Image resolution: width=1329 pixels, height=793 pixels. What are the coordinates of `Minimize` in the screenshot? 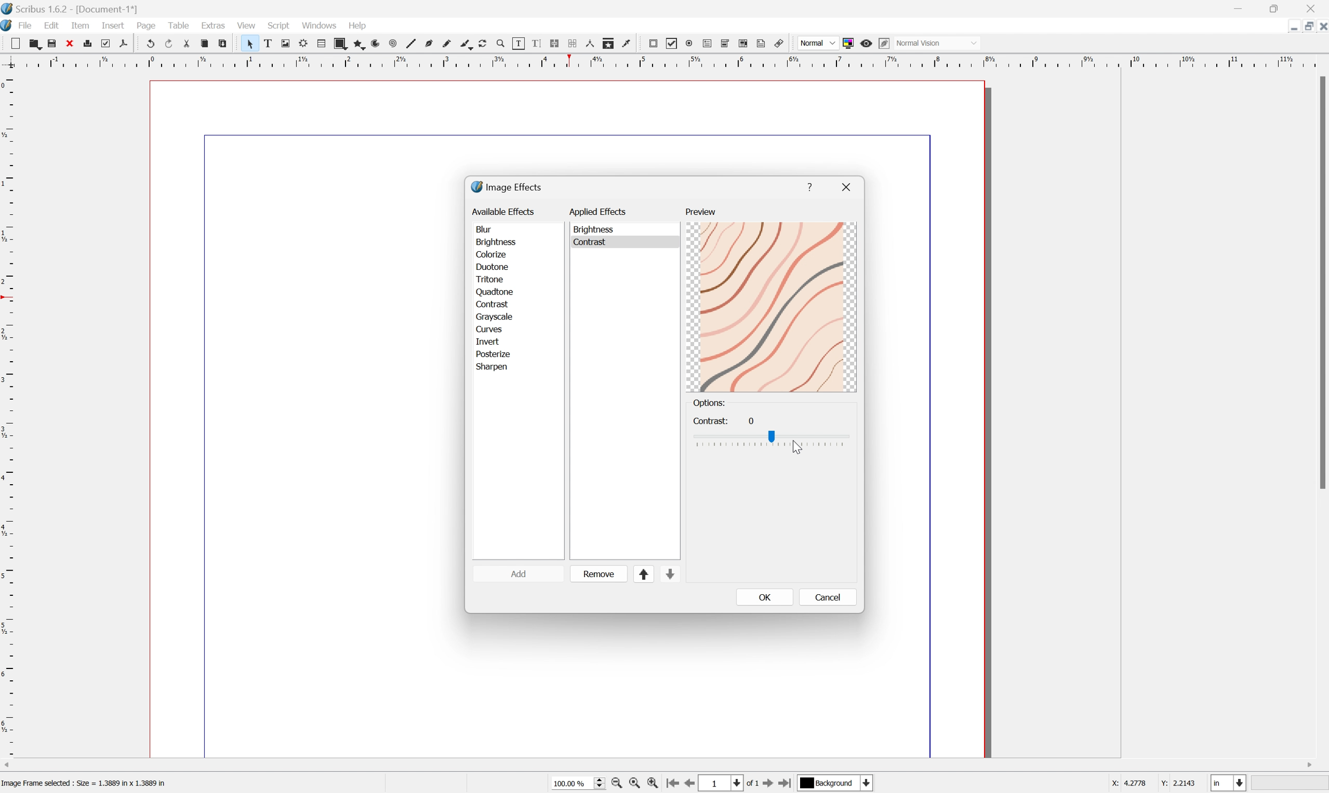 It's located at (1309, 27).